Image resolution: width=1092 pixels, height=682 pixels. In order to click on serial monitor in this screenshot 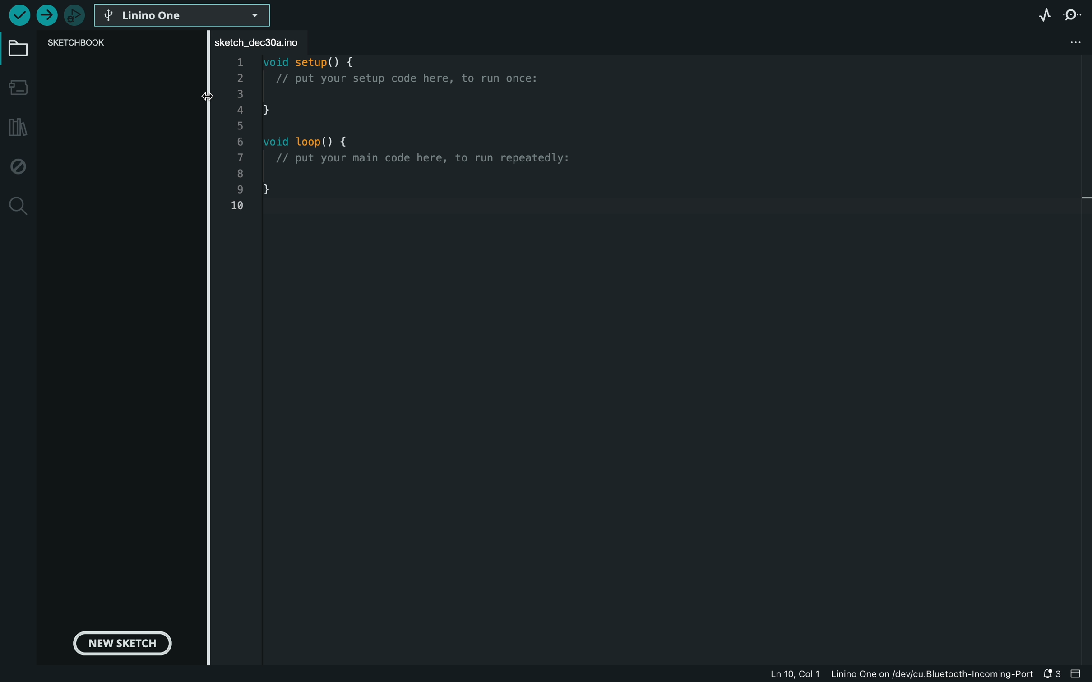, I will do `click(1072, 15)`.